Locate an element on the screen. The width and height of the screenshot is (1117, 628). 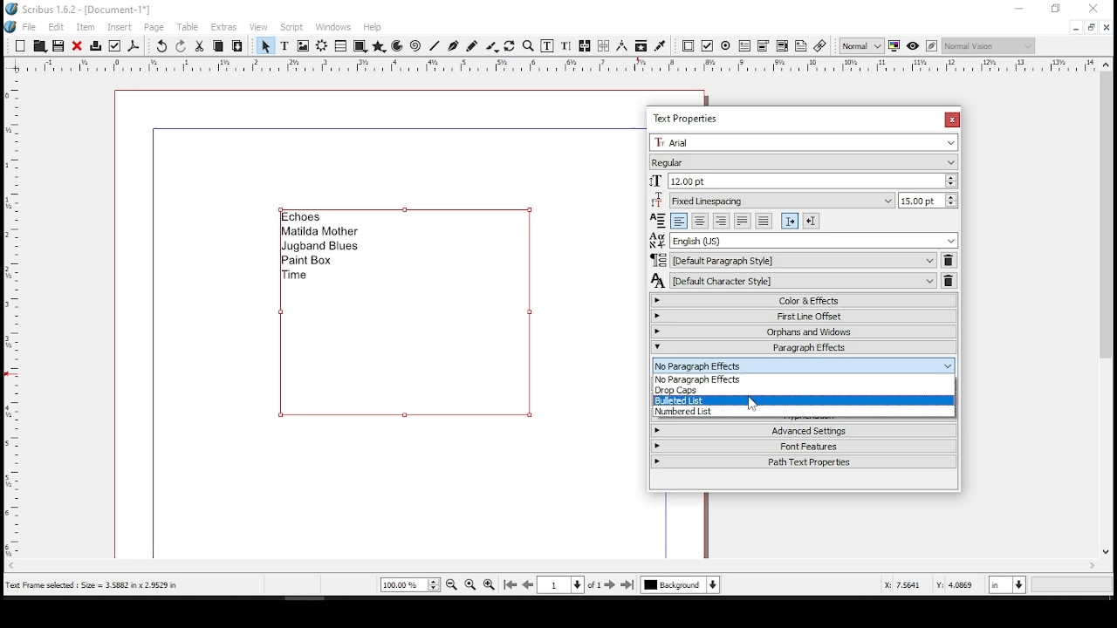
arc is located at coordinates (398, 46).